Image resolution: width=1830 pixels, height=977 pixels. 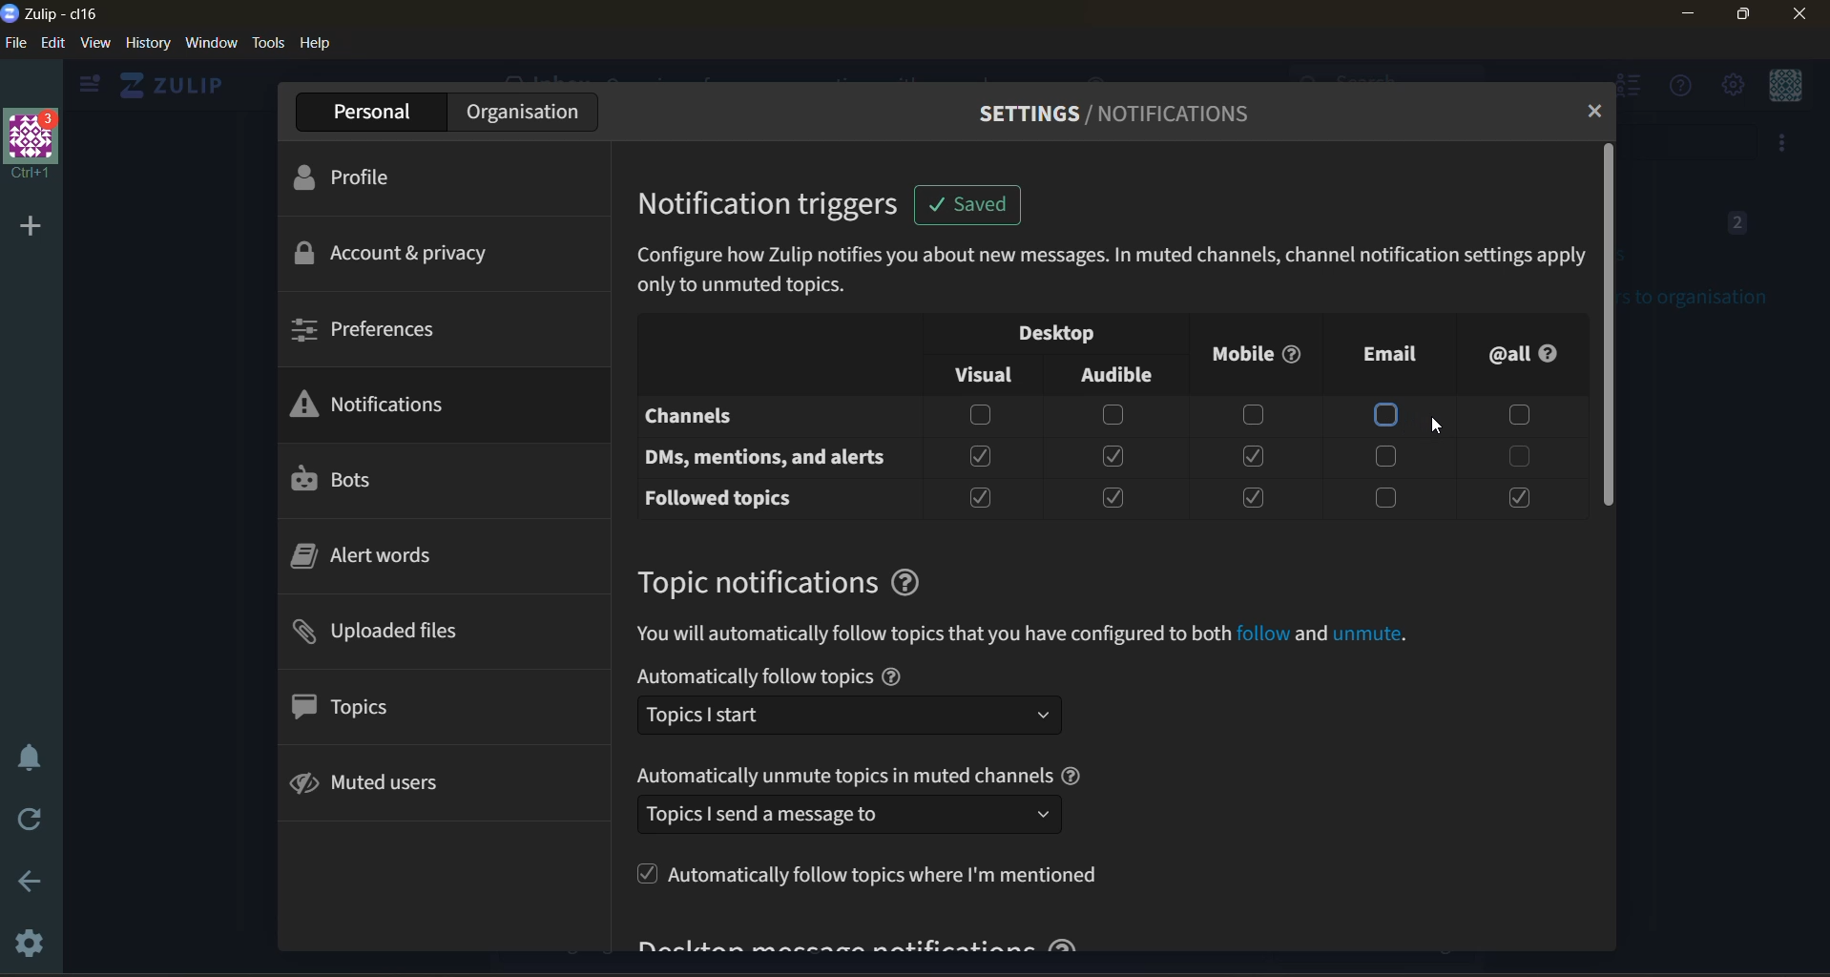 I want to click on select how to automatically unmute, so click(x=848, y=814).